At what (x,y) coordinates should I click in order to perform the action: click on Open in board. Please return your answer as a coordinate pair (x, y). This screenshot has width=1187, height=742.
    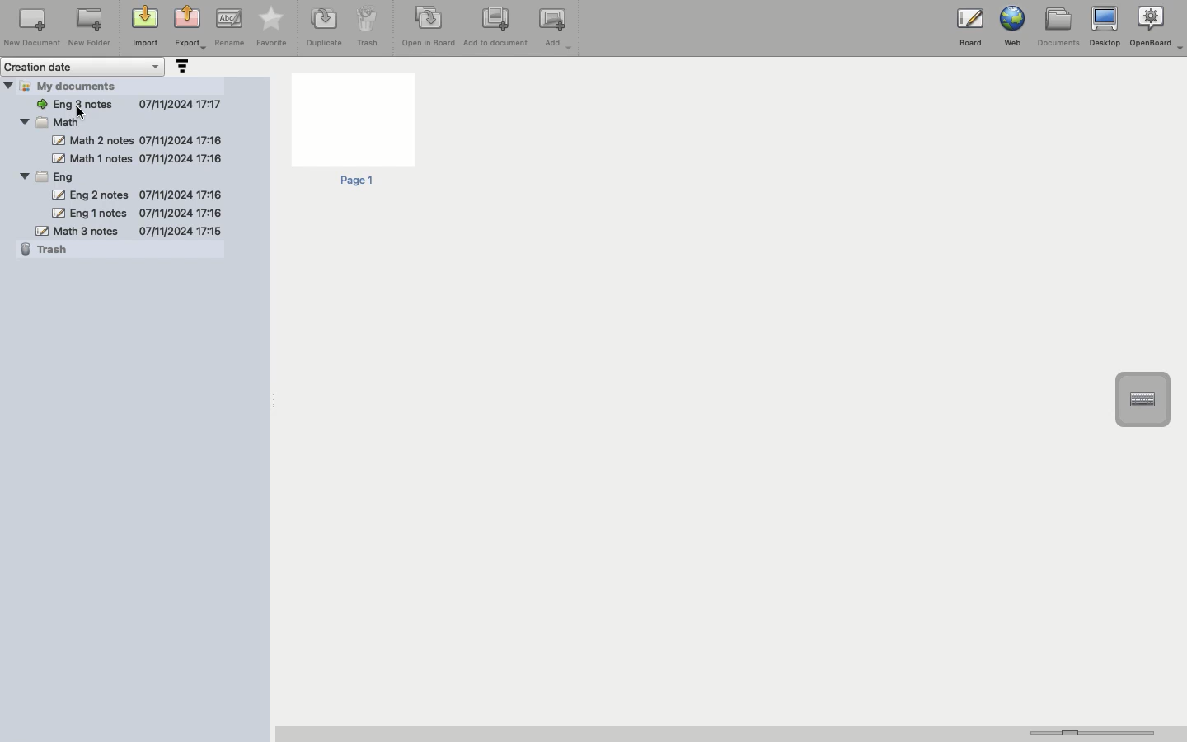
    Looking at the image, I should click on (429, 26).